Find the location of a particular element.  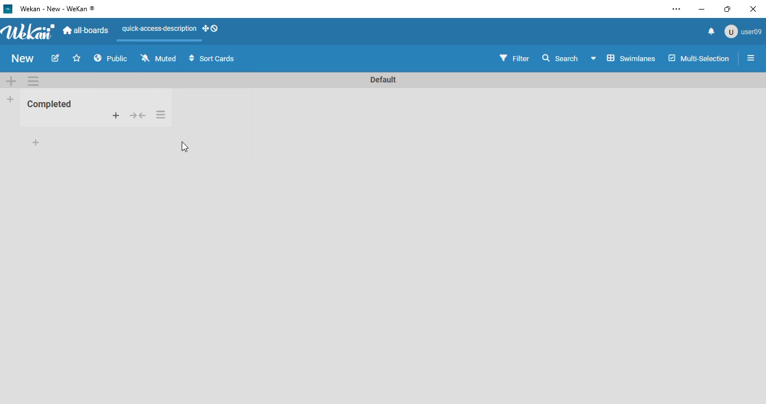

wekan is located at coordinates (30, 31).